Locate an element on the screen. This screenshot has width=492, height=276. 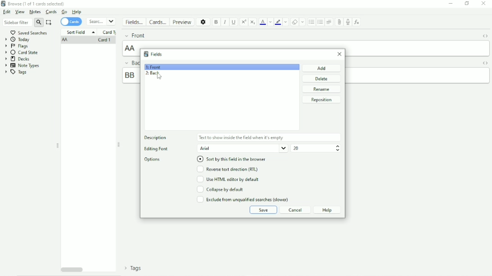
Reverse text direction (RTL) is located at coordinates (227, 169).